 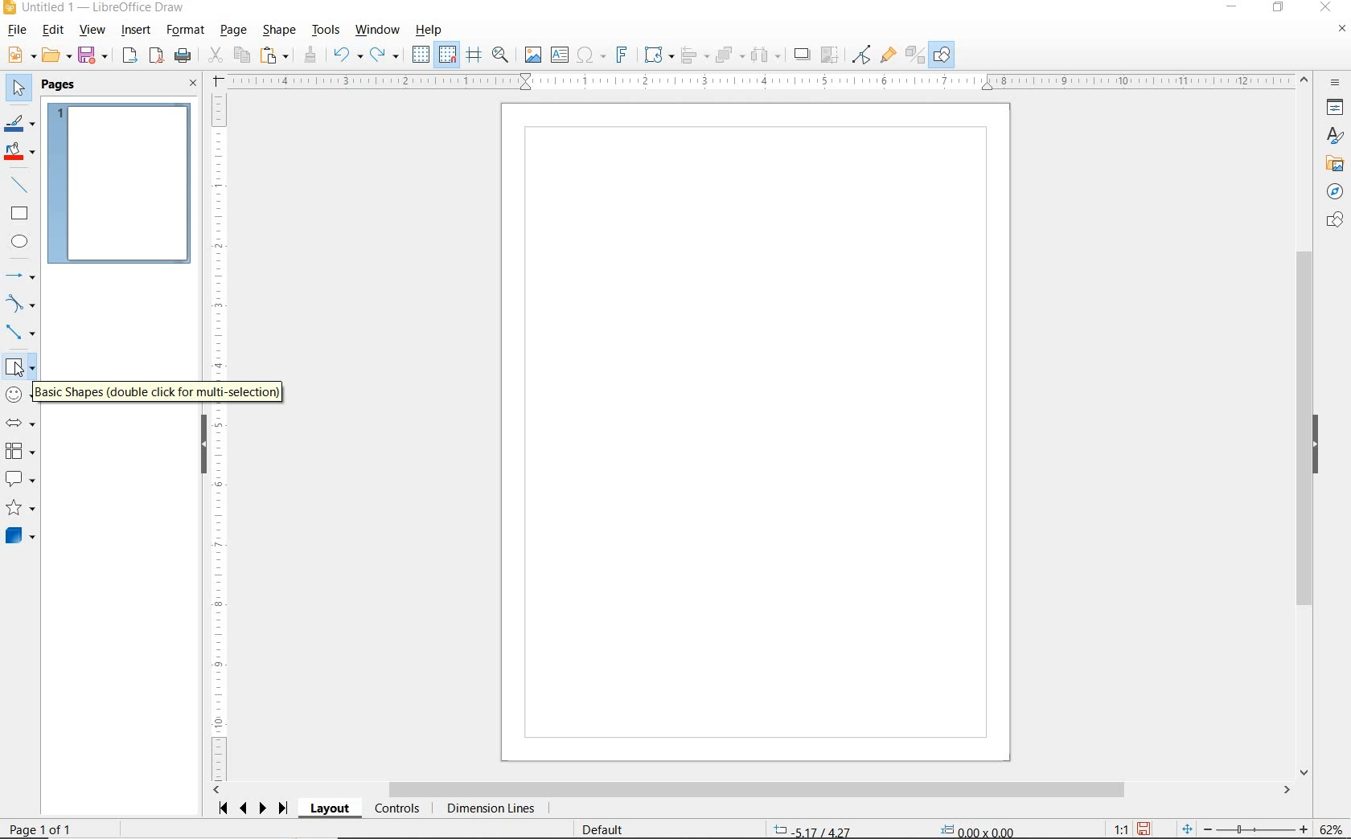 What do you see at coordinates (396, 809) in the screenshot?
I see `CONTROLS` at bounding box center [396, 809].